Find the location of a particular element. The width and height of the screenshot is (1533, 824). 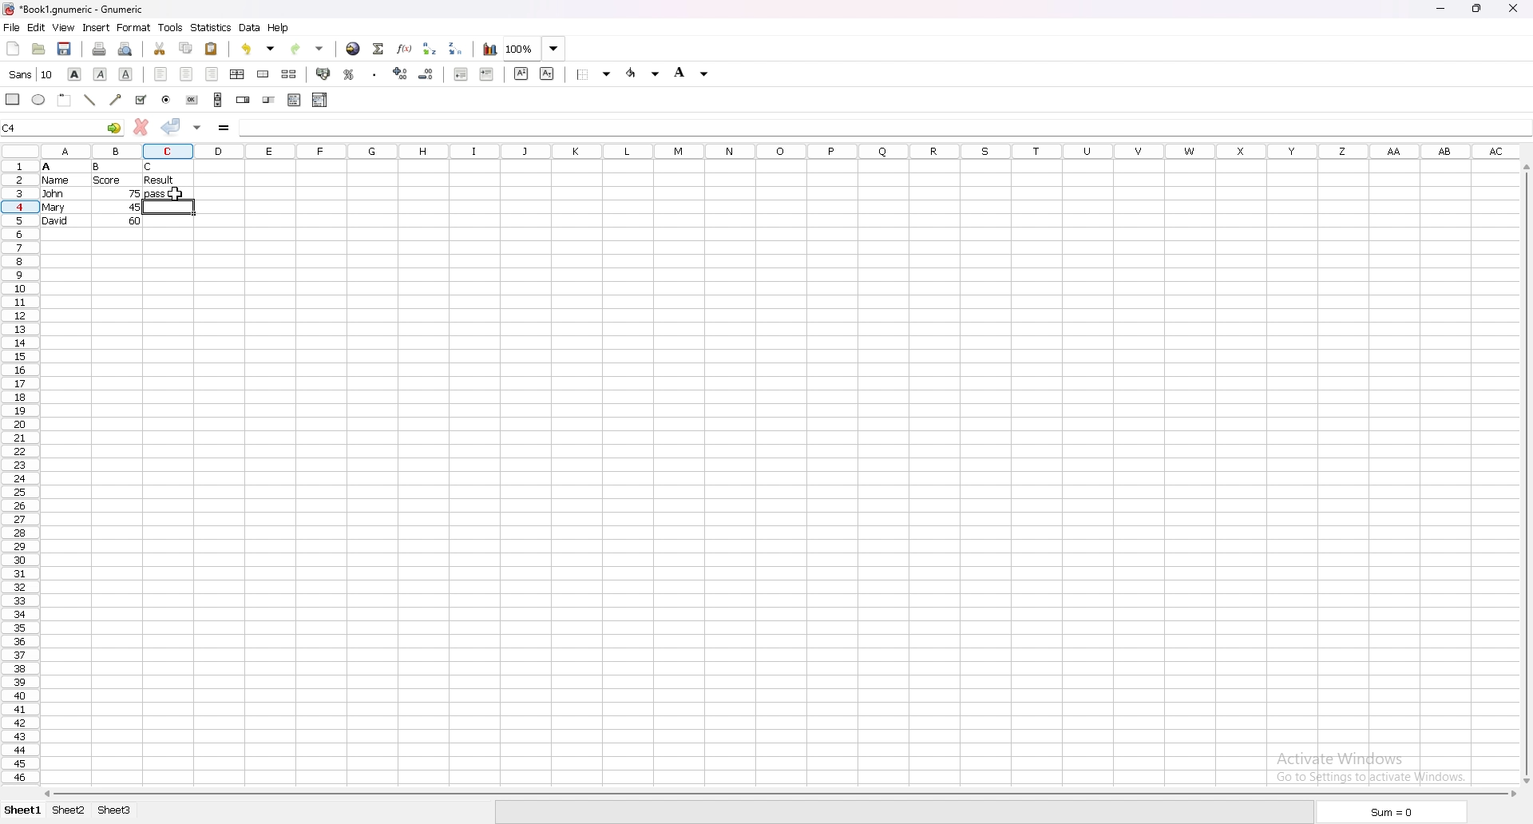

list is located at coordinates (294, 100).